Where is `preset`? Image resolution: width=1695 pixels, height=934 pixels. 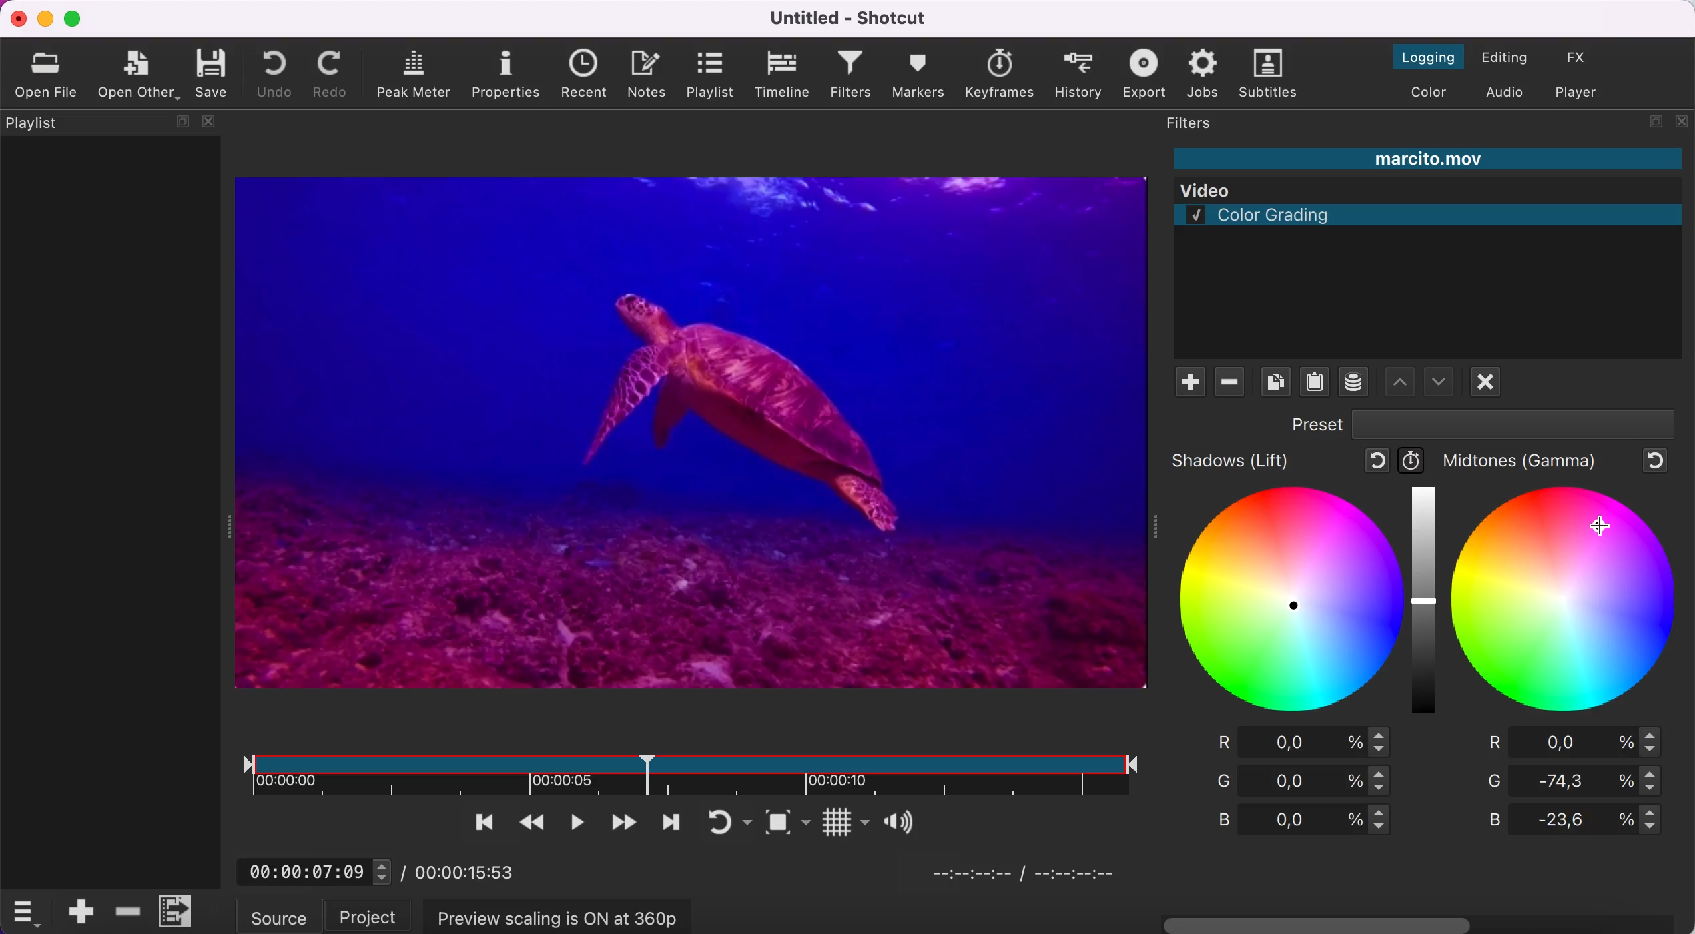 preset is located at coordinates (1480, 425).